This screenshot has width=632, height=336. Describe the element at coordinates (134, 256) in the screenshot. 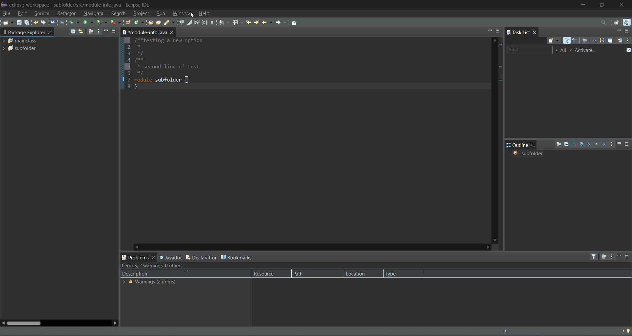

I see `problems` at that location.